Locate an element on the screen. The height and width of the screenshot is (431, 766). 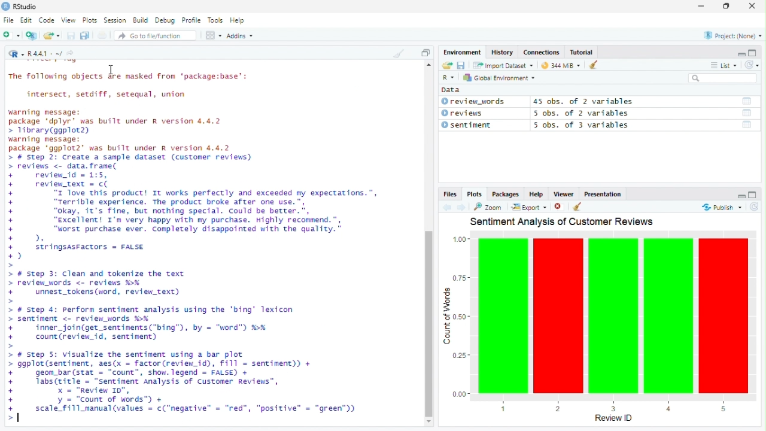
Packages is located at coordinates (506, 195).